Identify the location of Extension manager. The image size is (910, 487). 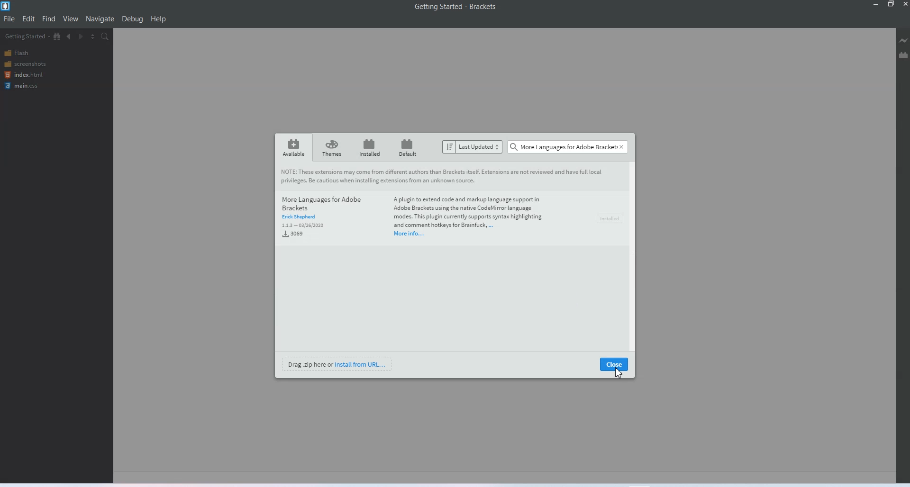
(903, 55).